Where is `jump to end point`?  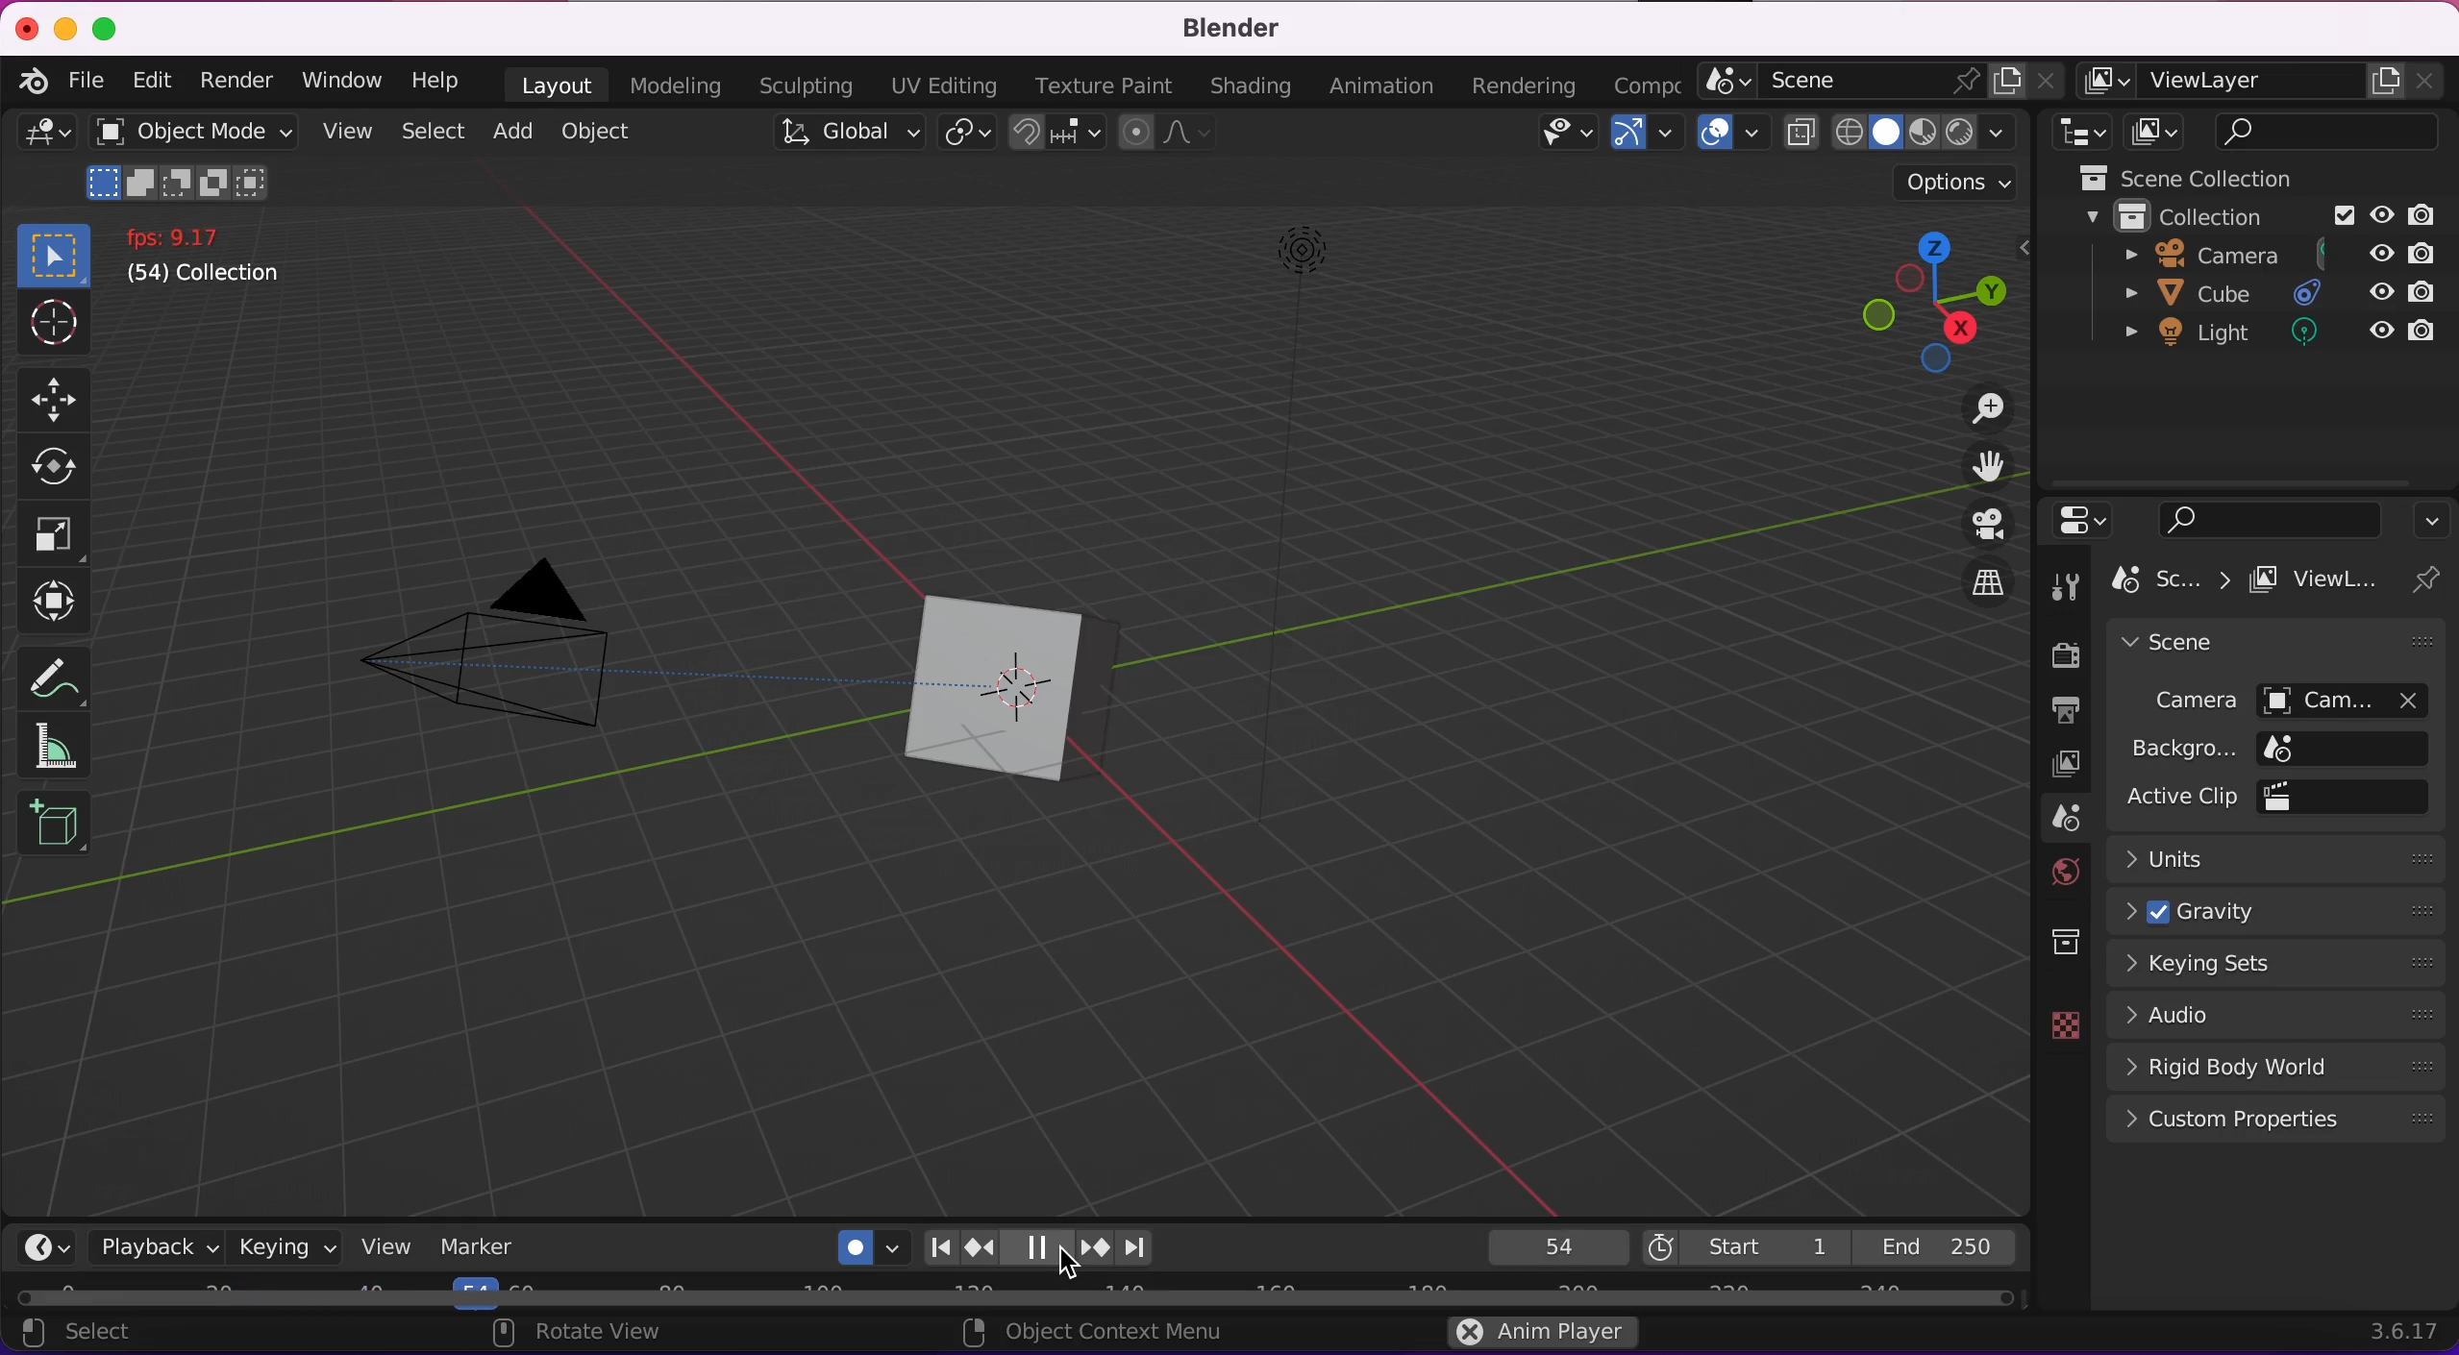 jump to end point is located at coordinates (934, 1246).